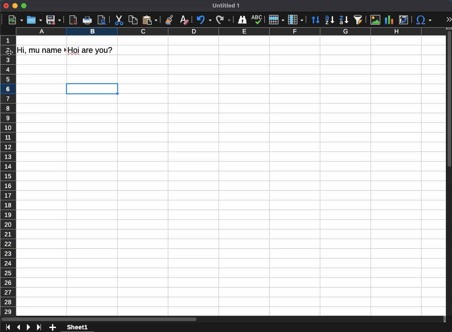 The image size is (452, 332). What do you see at coordinates (330, 20) in the screenshot?
I see `ascending` at bounding box center [330, 20].